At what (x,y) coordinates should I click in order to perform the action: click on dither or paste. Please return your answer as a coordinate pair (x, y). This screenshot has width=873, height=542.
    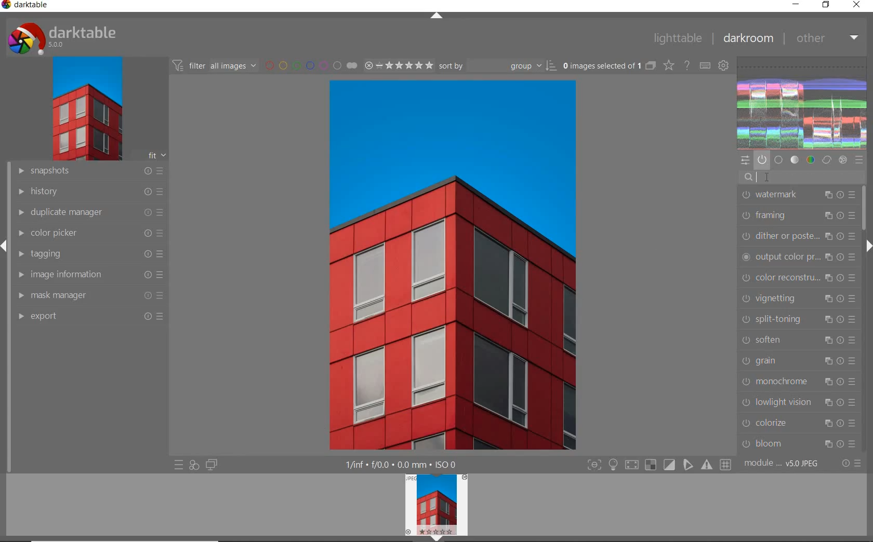
    Looking at the image, I should click on (799, 237).